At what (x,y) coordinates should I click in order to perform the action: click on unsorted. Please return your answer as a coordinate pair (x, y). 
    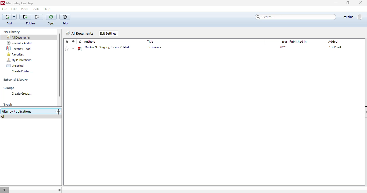
    Looking at the image, I should click on (15, 65).